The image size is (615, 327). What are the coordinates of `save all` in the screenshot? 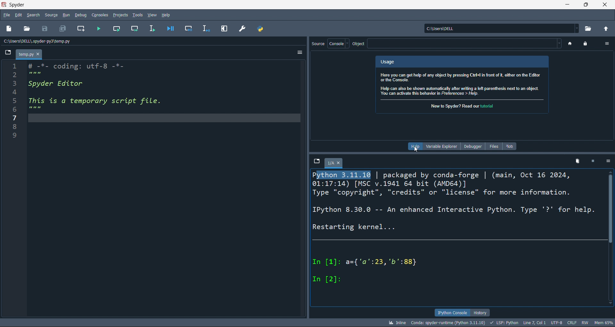 It's located at (61, 29).